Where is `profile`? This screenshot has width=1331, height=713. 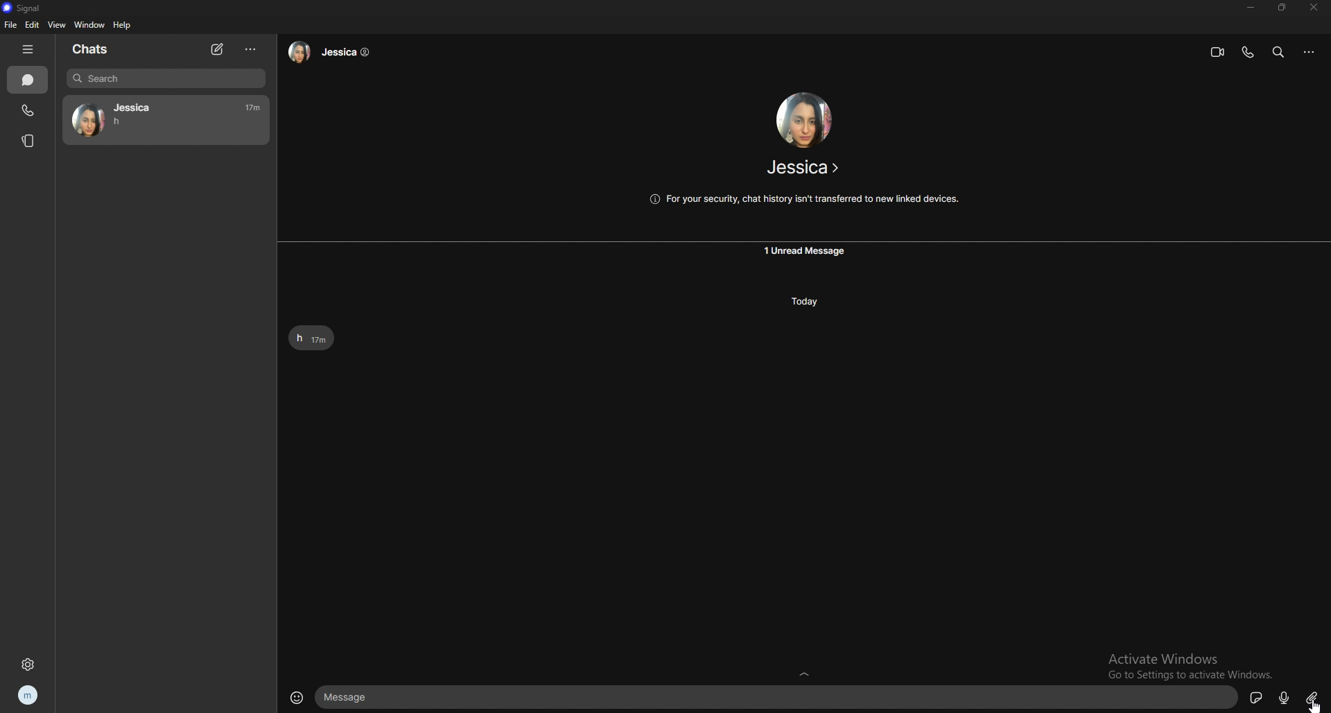
profile is located at coordinates (29, 696).